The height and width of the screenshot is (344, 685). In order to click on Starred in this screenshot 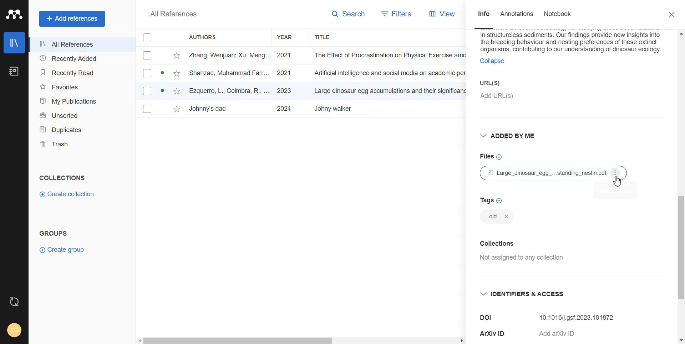, I will do `click(177, 55)`.